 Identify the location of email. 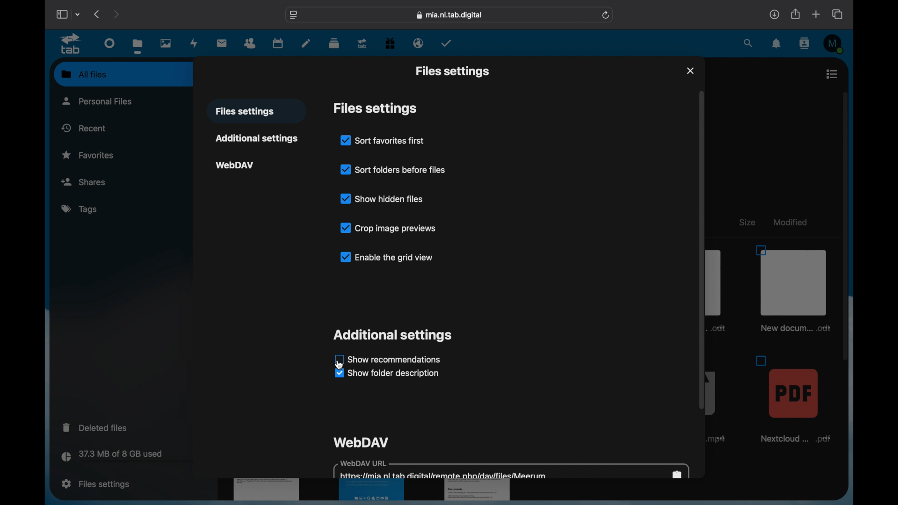
(419, 43).